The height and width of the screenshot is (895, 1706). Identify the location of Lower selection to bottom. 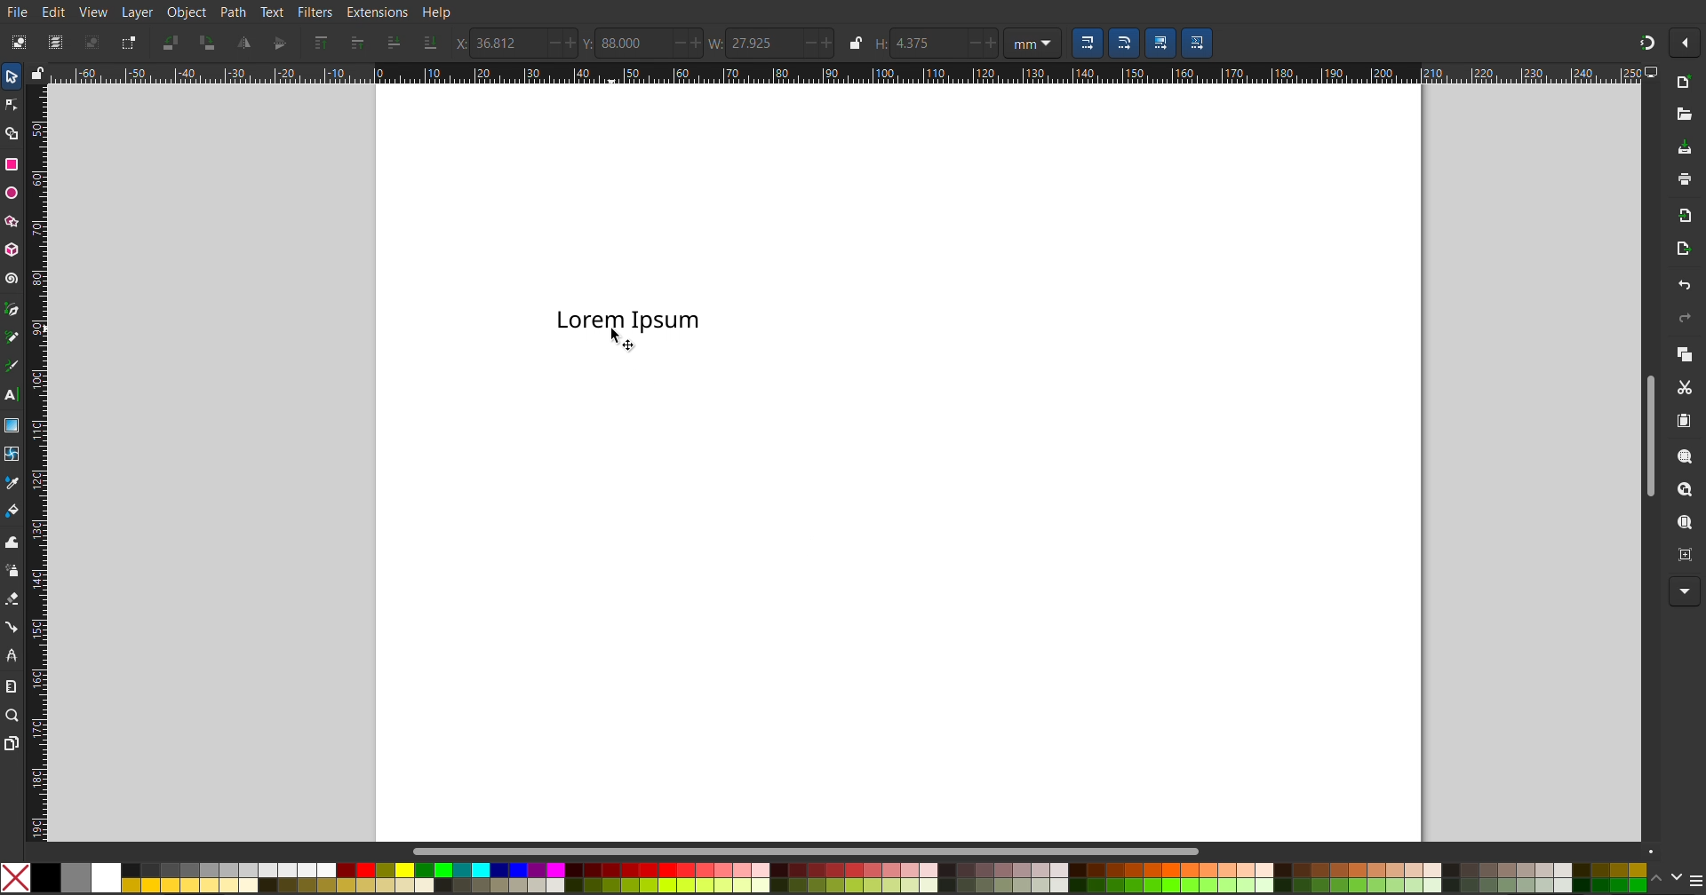
(428, 44).